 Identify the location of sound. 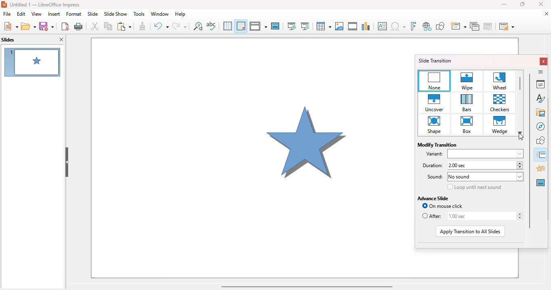
(432, 177).